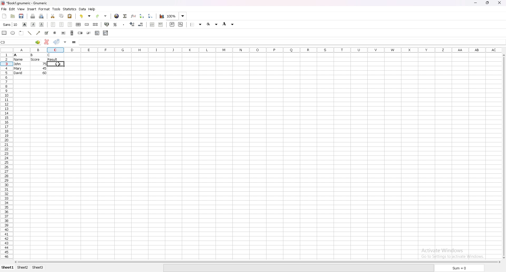 Image resolution: width=506 pixels, height=272 pixels. What do you see at coordinates (475, 3) in the screenshot?
I see `minimize` at bounding box center [475, 3].